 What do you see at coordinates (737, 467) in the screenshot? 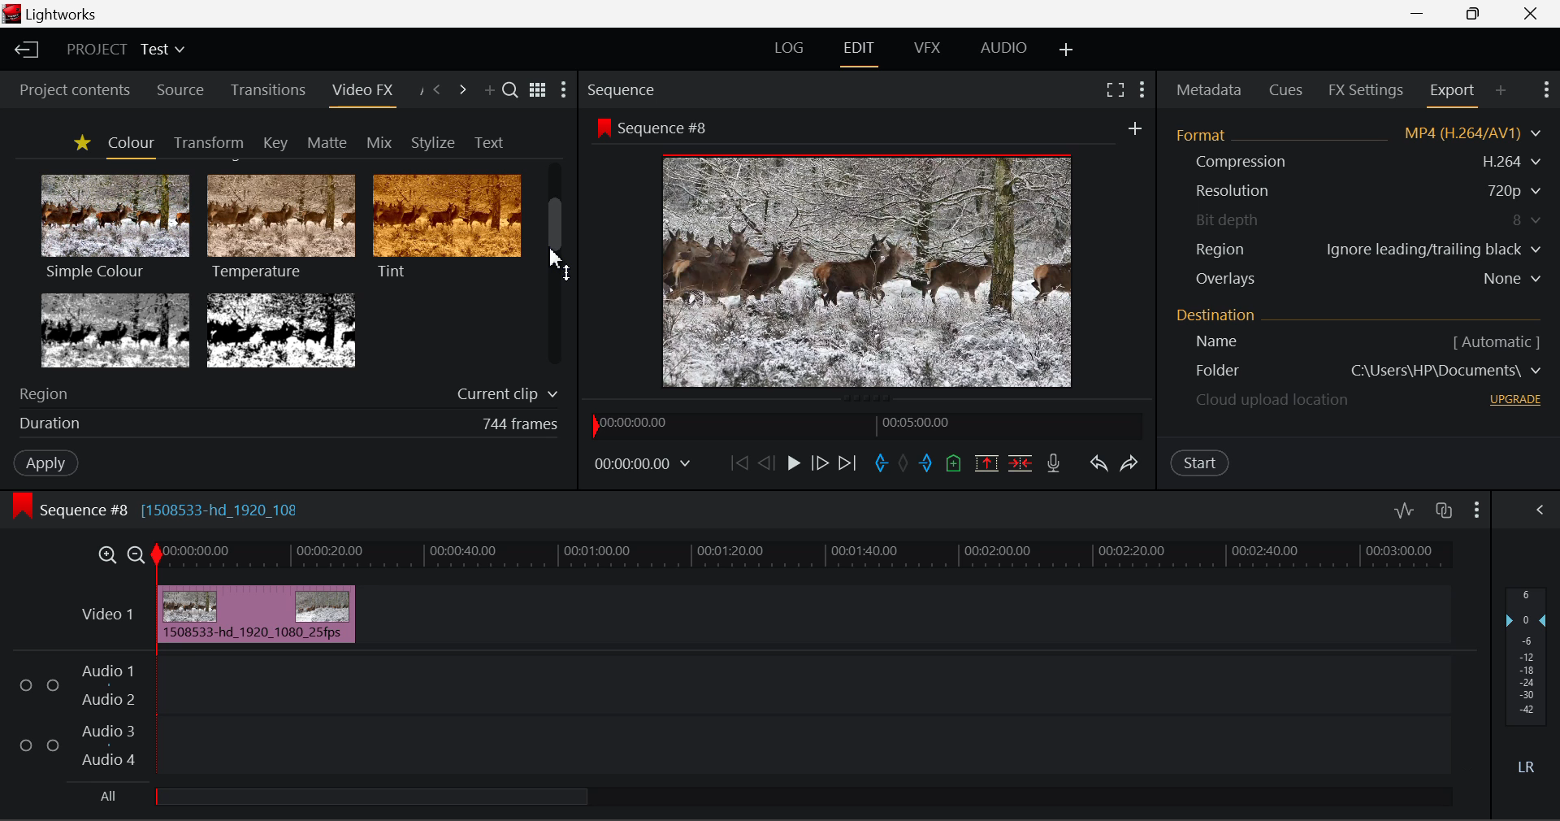
I see `To start` at bounding box center [737, 467].